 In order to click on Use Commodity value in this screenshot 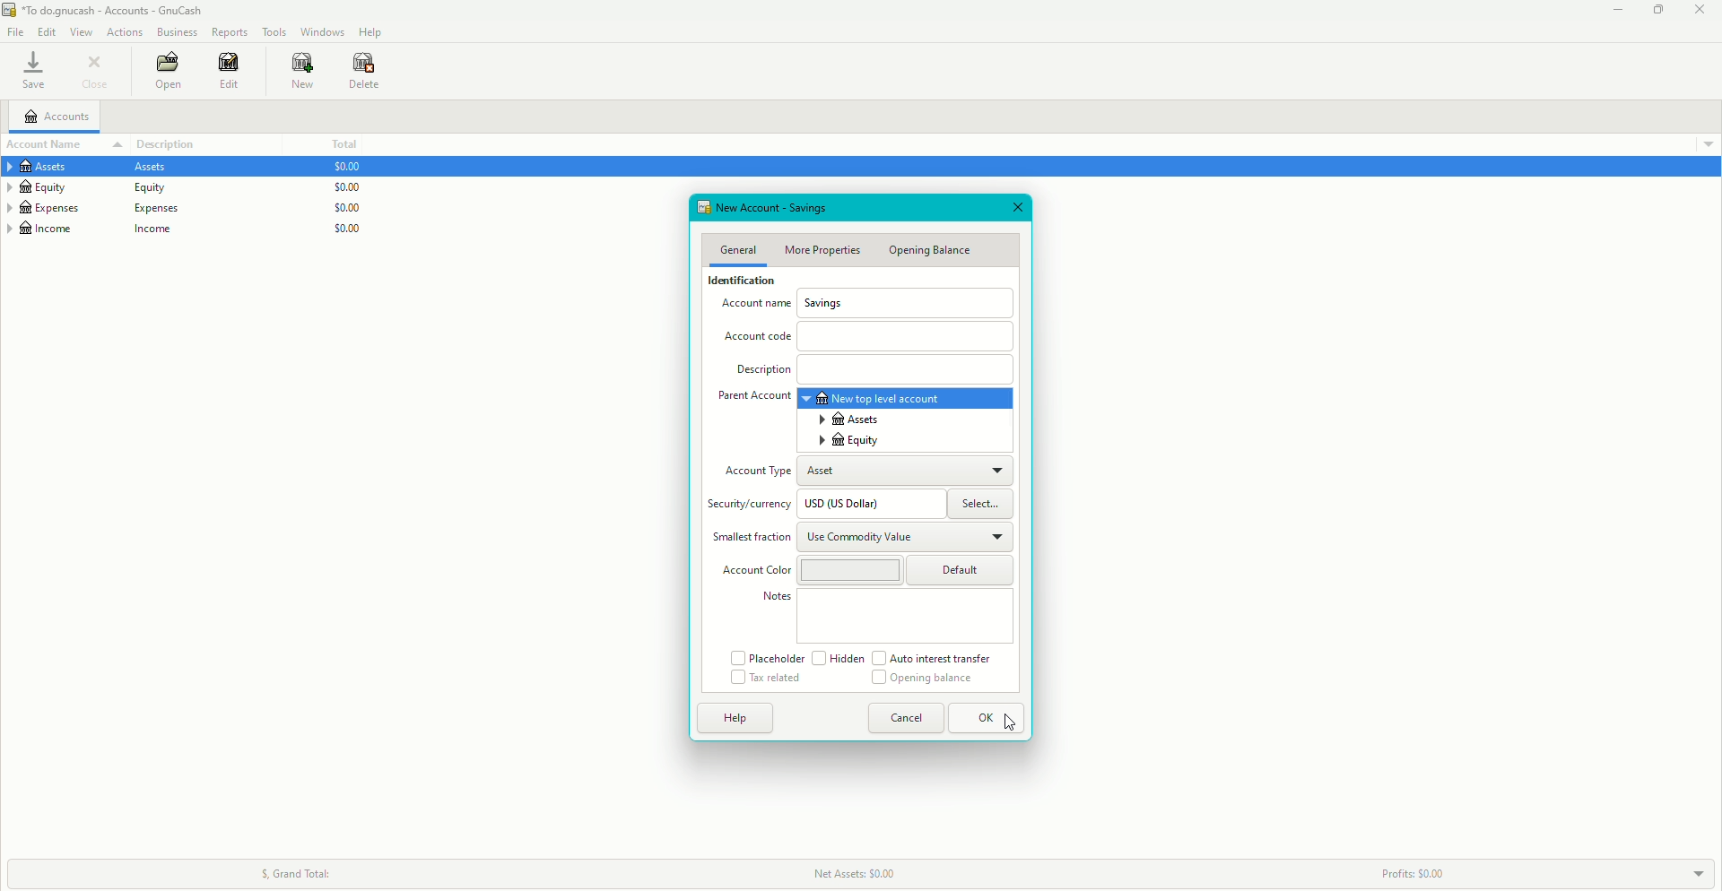, I will do `click(861, 539)`.